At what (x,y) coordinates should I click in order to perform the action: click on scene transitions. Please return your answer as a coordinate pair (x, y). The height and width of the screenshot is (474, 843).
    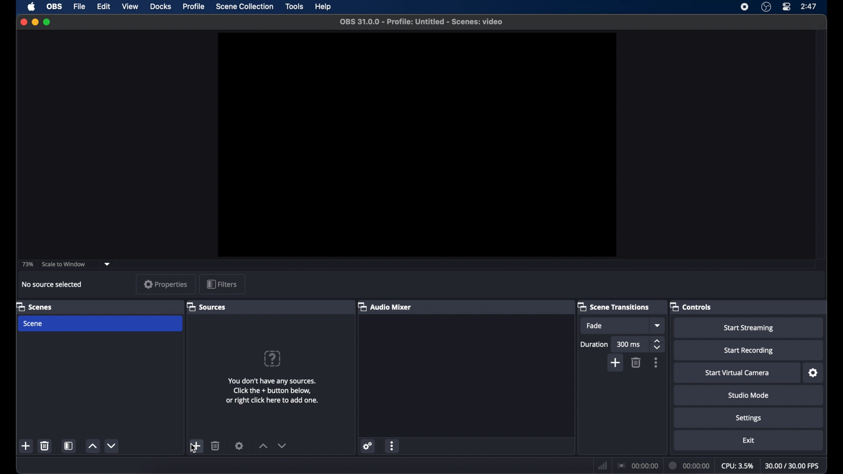
    Looking at the image, I should click on (613, 306).